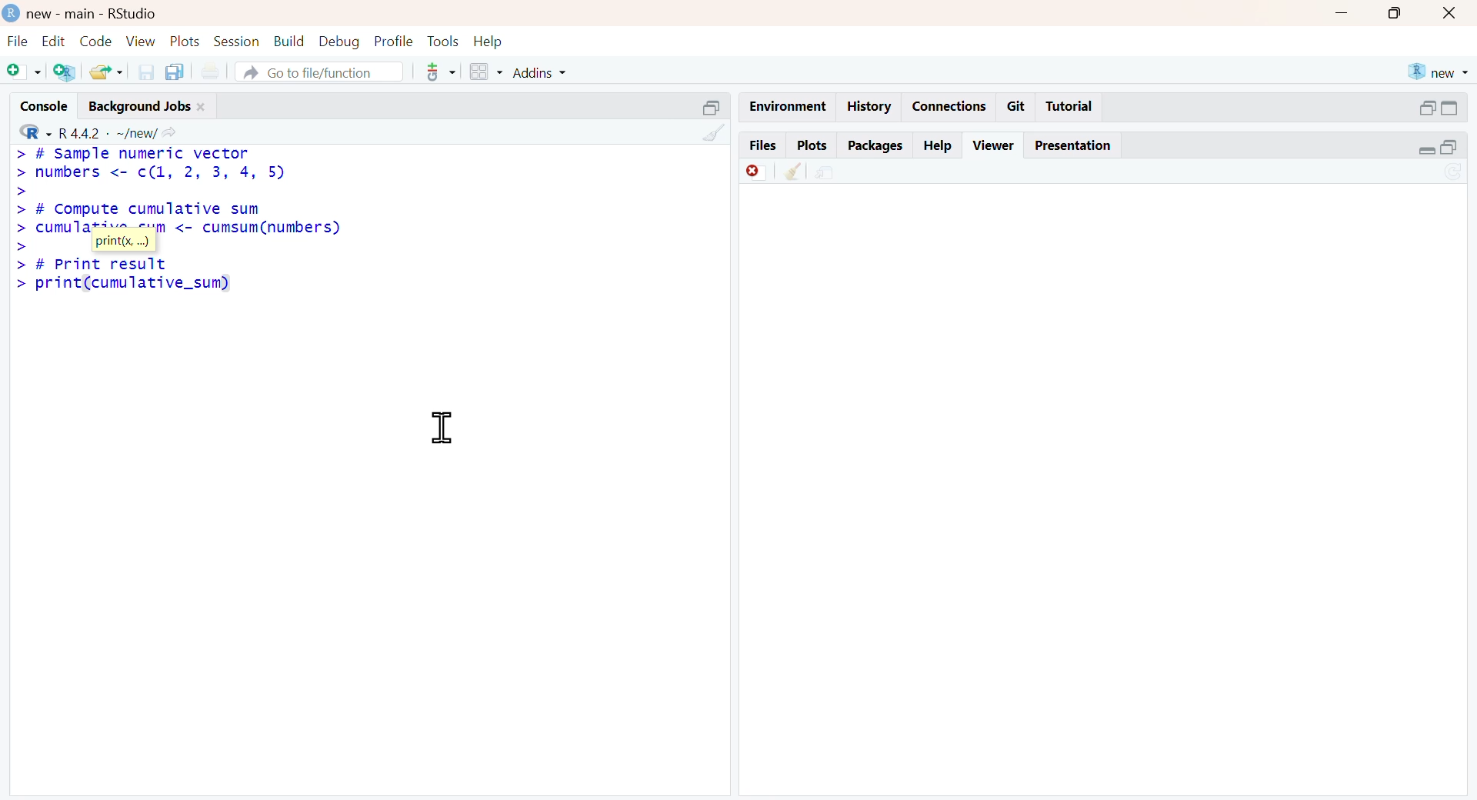  What do you see at coordinates (486, 71) in the screenshot?
I see `grid` at bounding box center [486, 71].